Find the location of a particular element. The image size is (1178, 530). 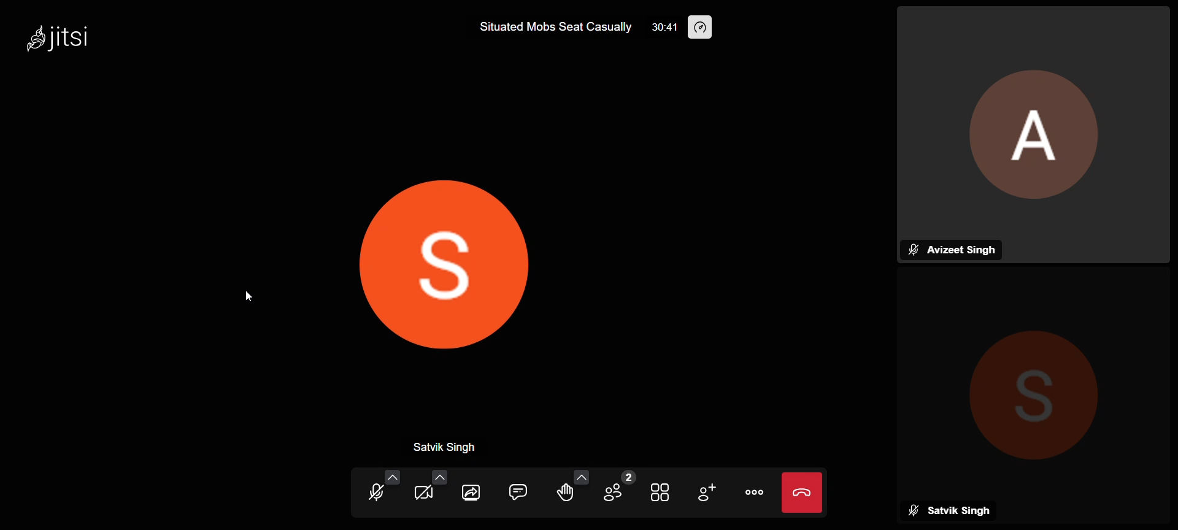

start chat is located at coordinates (517, 492).